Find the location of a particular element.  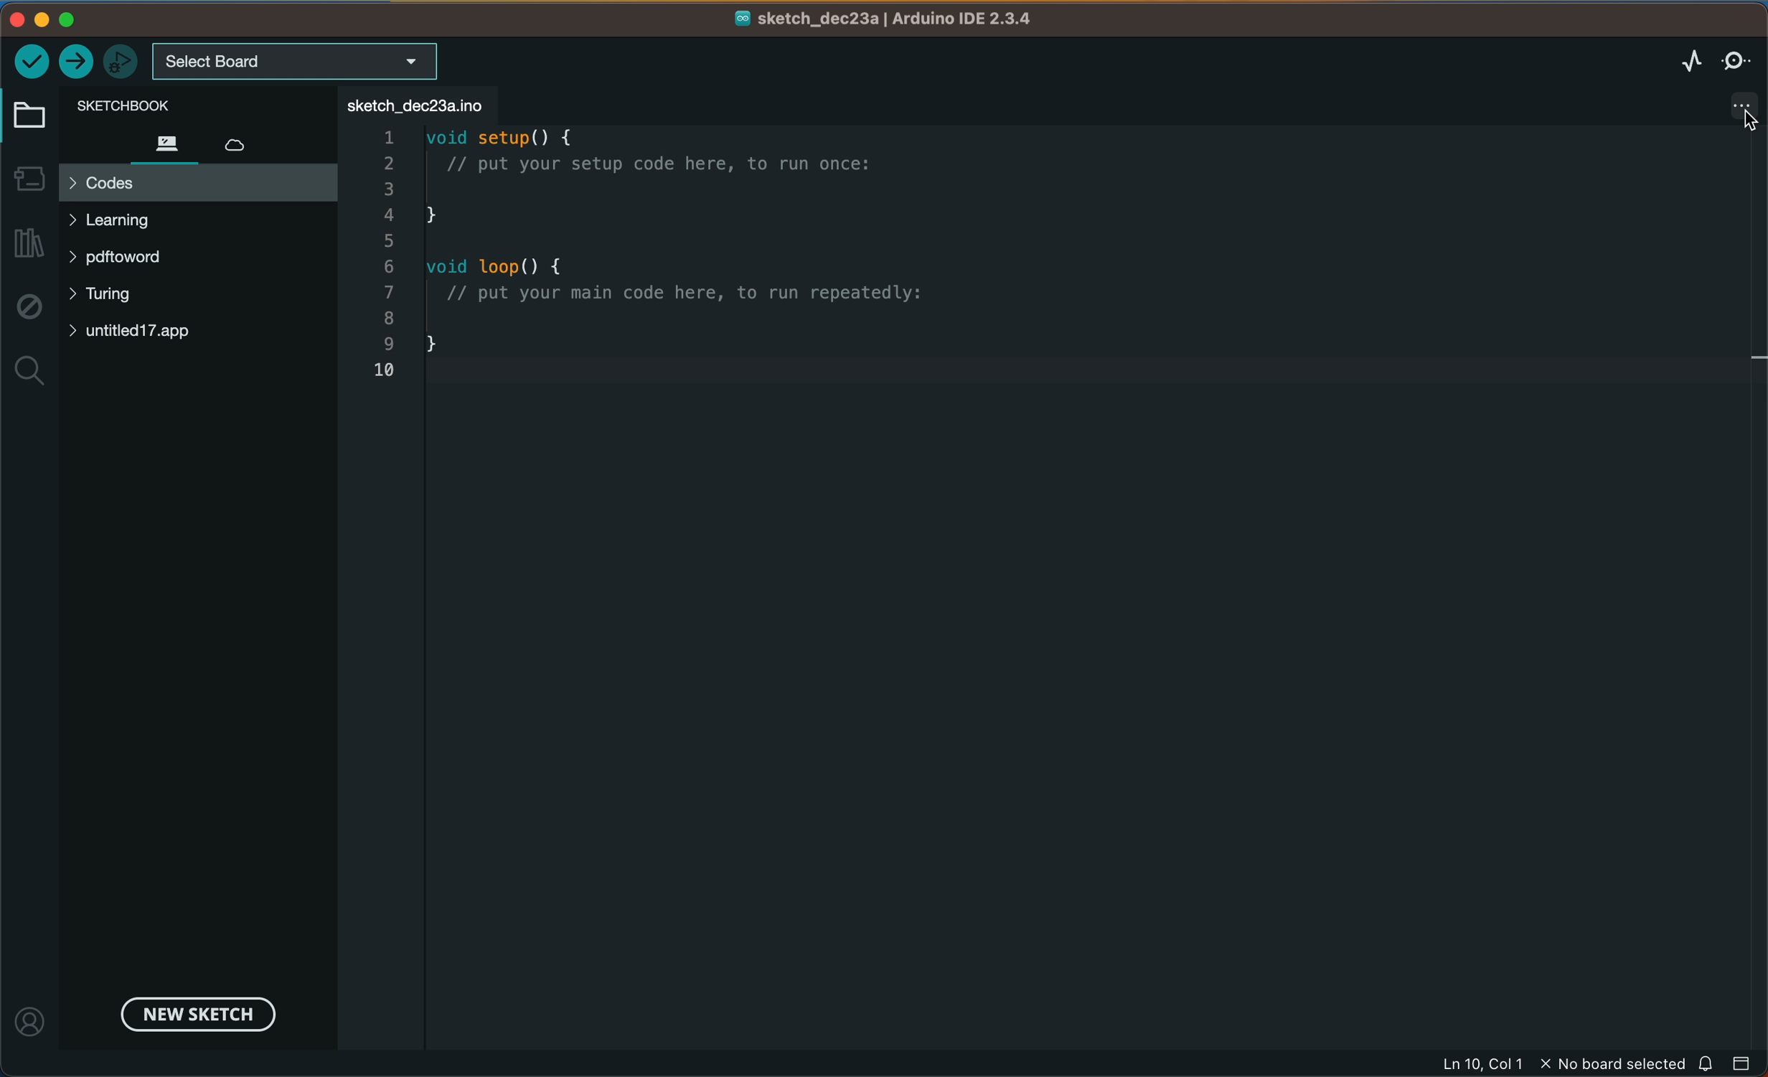

library manager is located at coordinates (31, 244).